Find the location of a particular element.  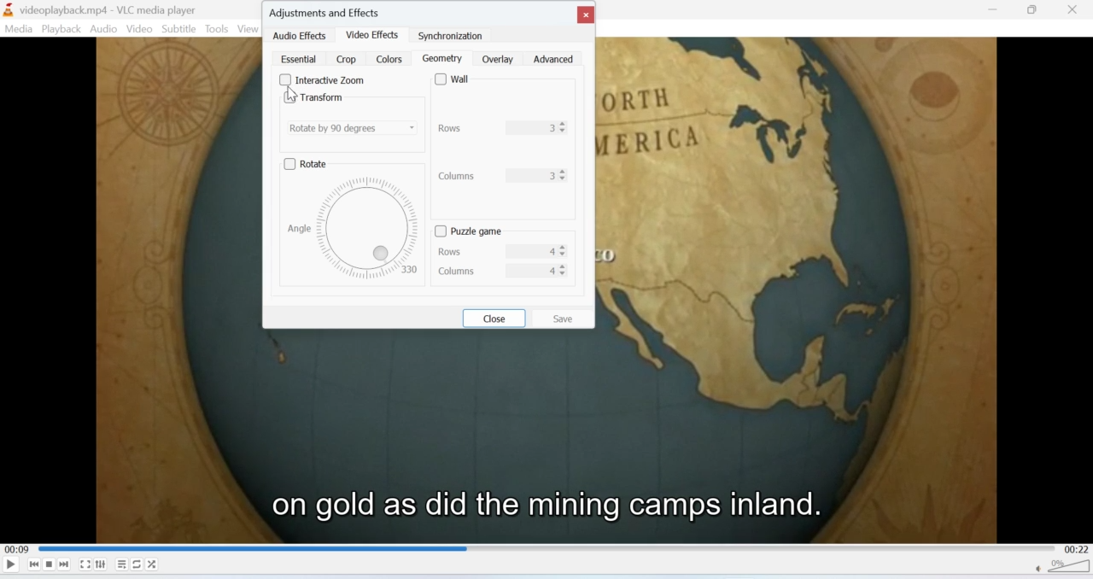

Video playback is located at coordinates (546, 445).